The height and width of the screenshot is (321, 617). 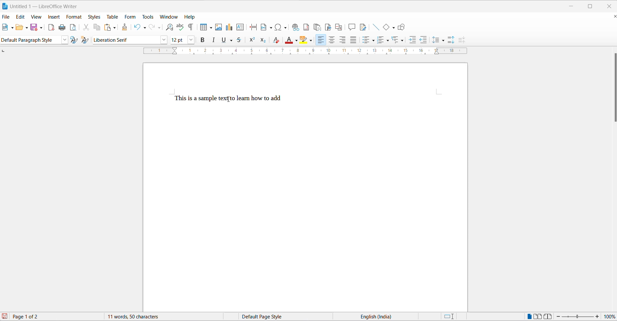 I want to click on single page view, so click(x=528, y=316).